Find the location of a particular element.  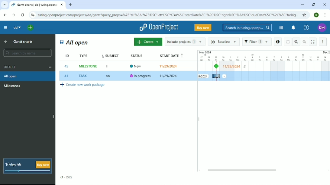

Fullscreen is located at coordinates (287, 42).